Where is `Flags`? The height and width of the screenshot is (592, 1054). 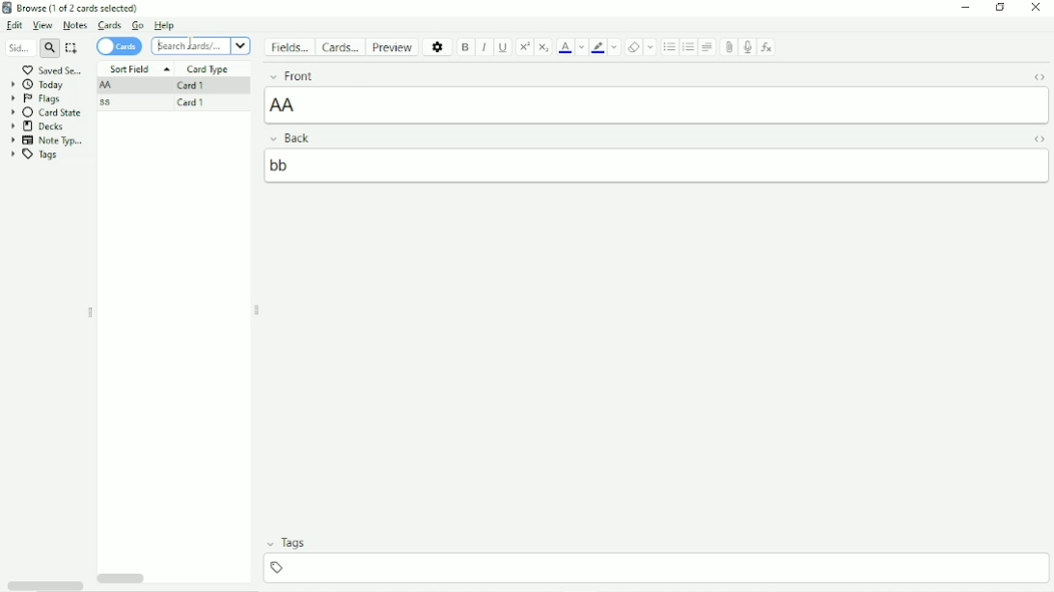
Flags is located at coordinates (36, 98).